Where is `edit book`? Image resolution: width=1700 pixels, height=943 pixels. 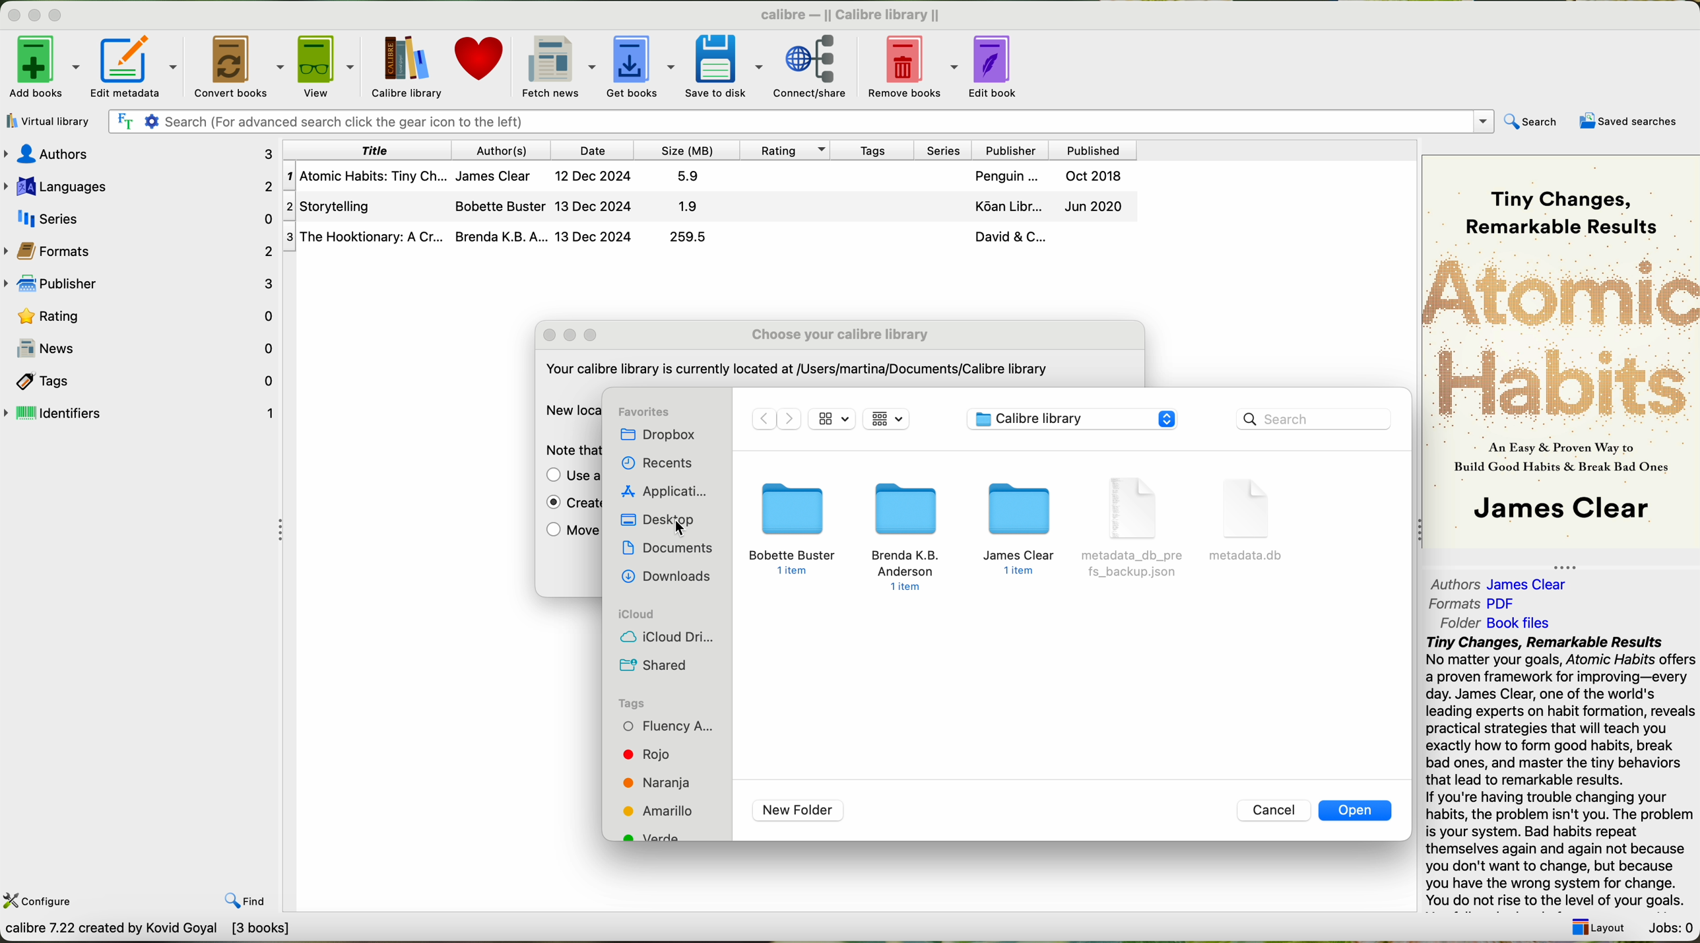
edit book is located at coordinates (998, 64).